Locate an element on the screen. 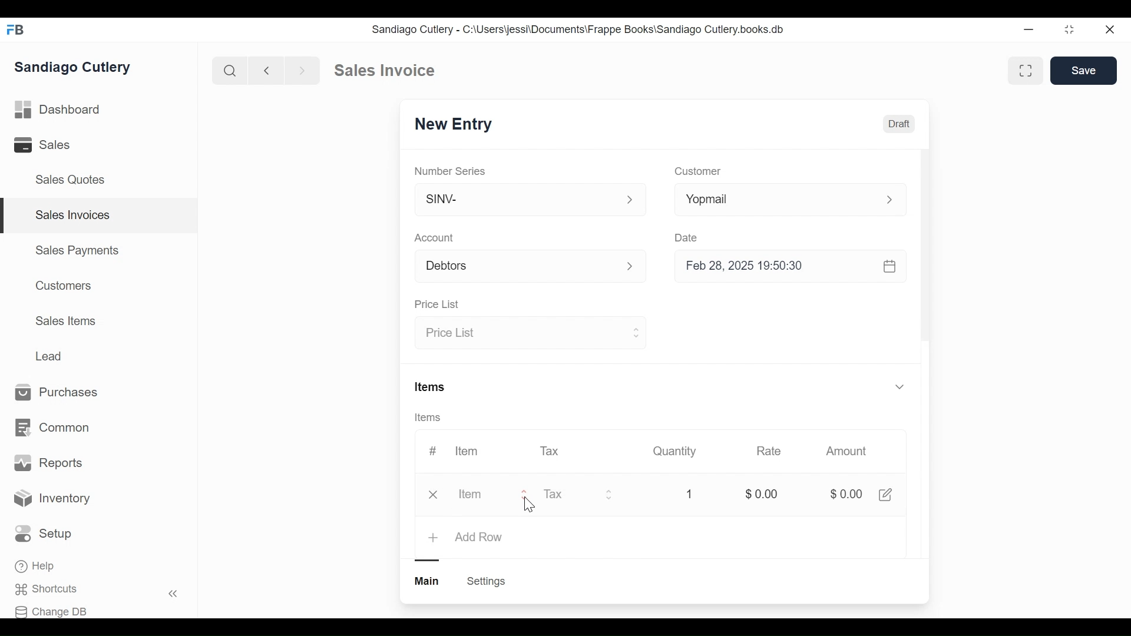 The width and height of the screenshot is (1131, 636). Sales Invoices is located at coordinates (73, 216).